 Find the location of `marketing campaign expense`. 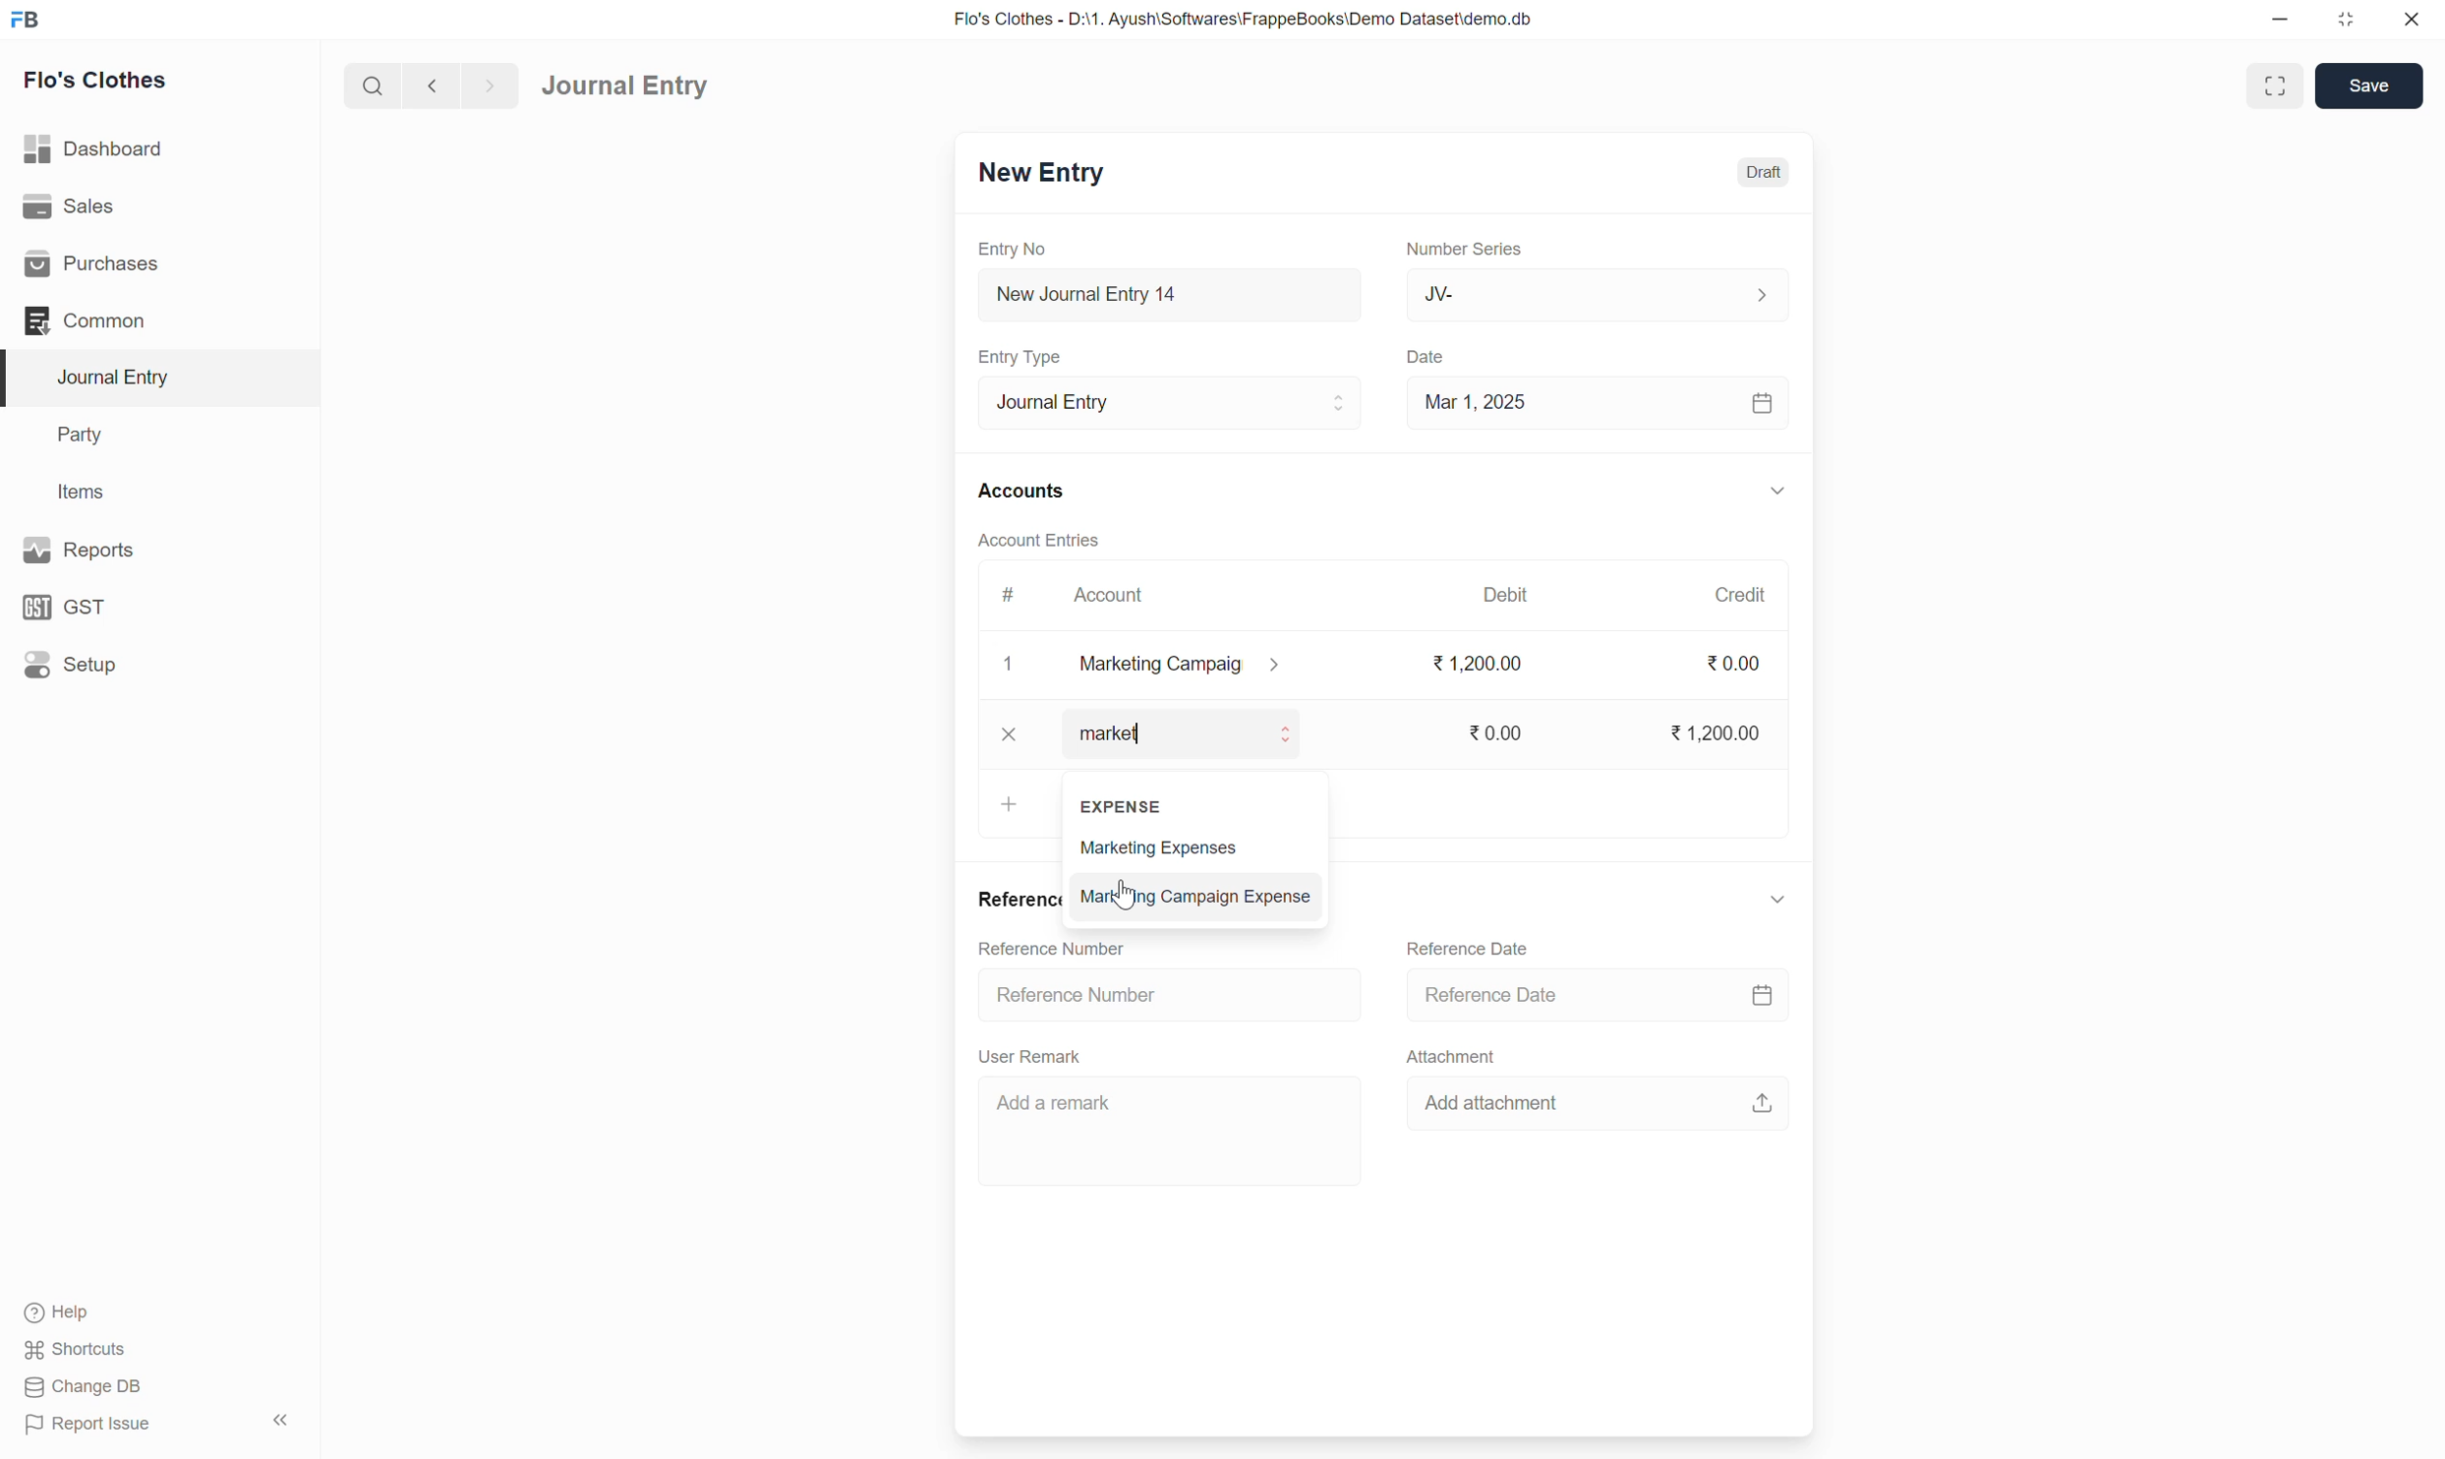

marketing campaign expense is located at coordinates (1197, 899).